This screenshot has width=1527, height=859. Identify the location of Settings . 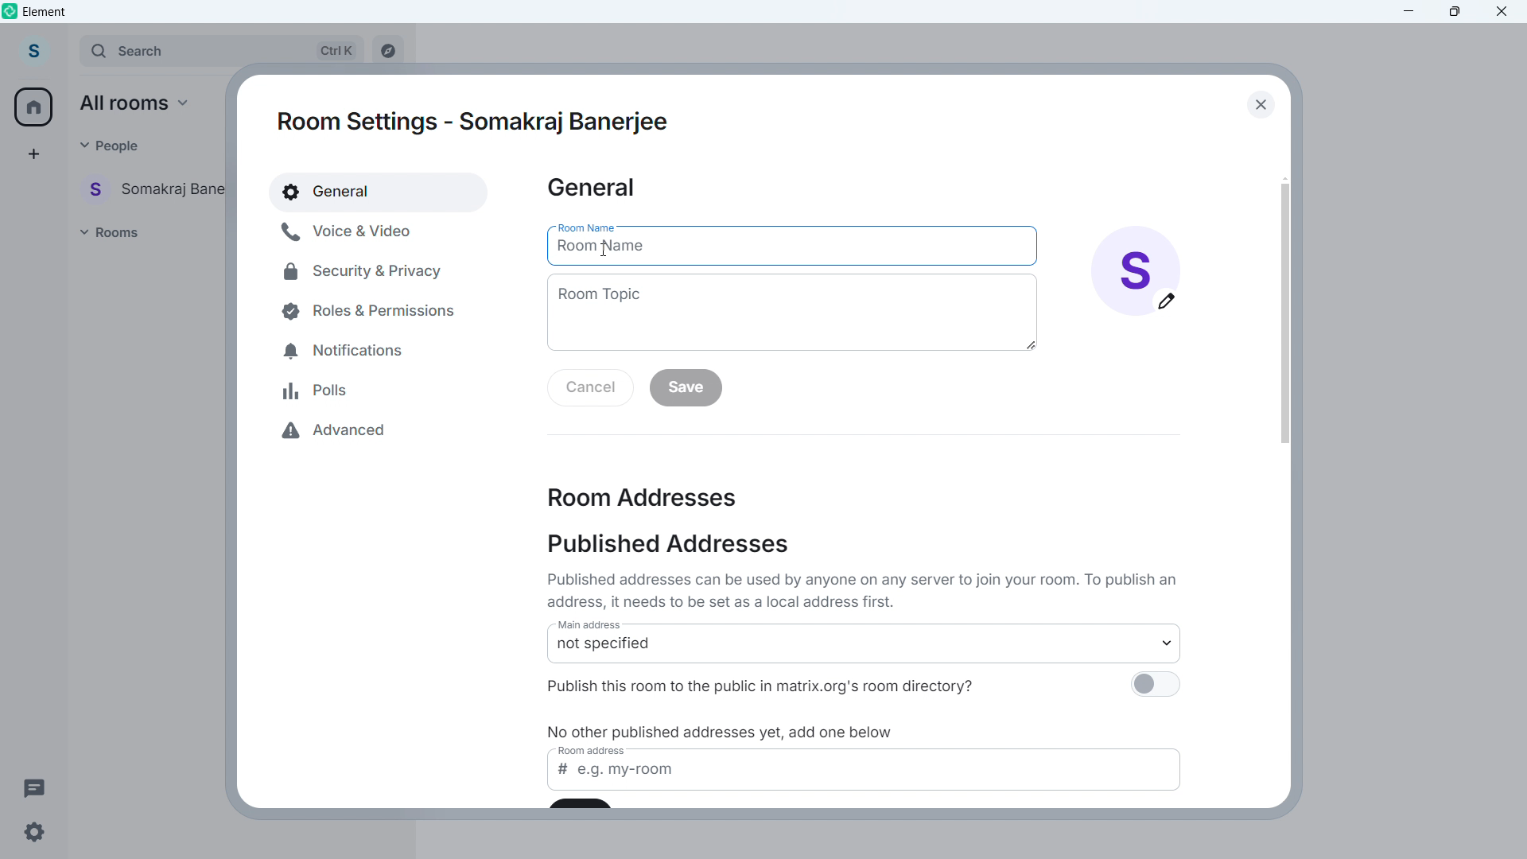
(33, 836).